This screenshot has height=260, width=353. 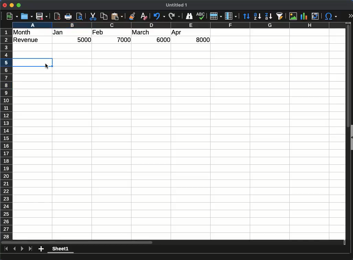 I want to click on clone formatting, so click(x=132, y=16).